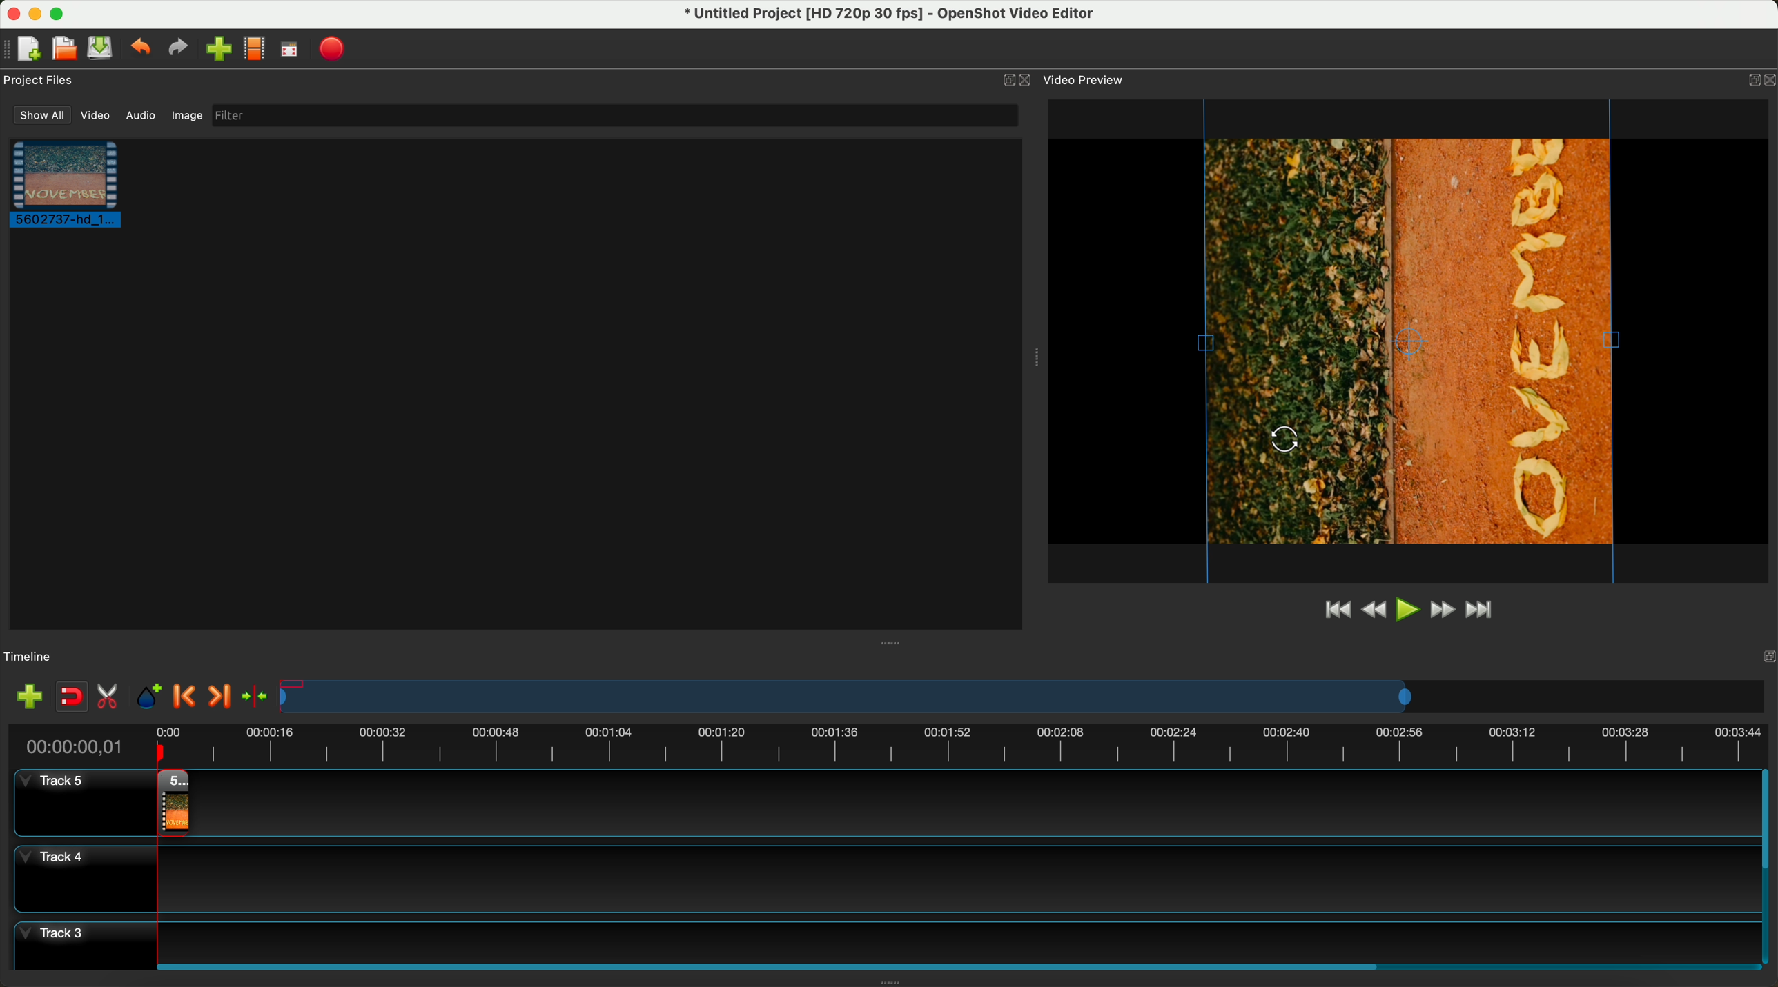 This screenshot has height=987, width=1778. Describe the element at coordinates (1764, 656) in the screenshot. I see `` at that location.